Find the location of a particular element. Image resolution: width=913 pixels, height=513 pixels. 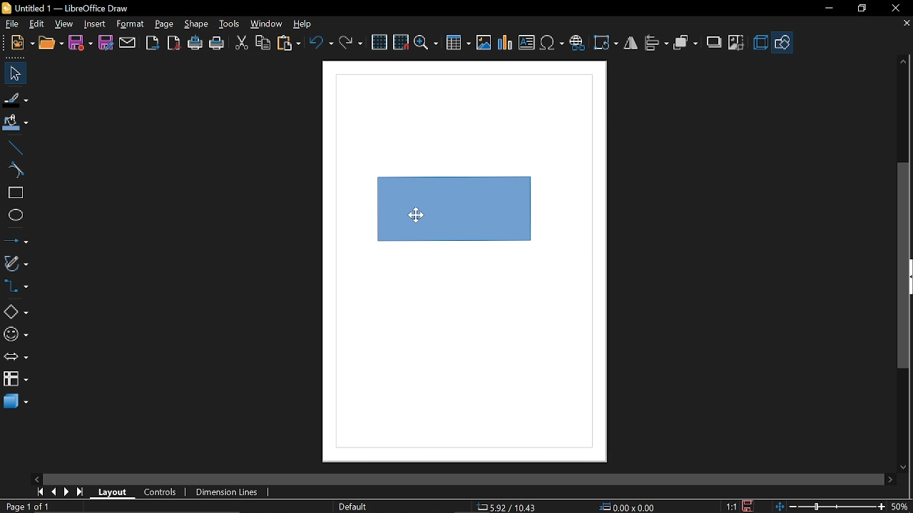

Page is located at coordinates (164, 24).